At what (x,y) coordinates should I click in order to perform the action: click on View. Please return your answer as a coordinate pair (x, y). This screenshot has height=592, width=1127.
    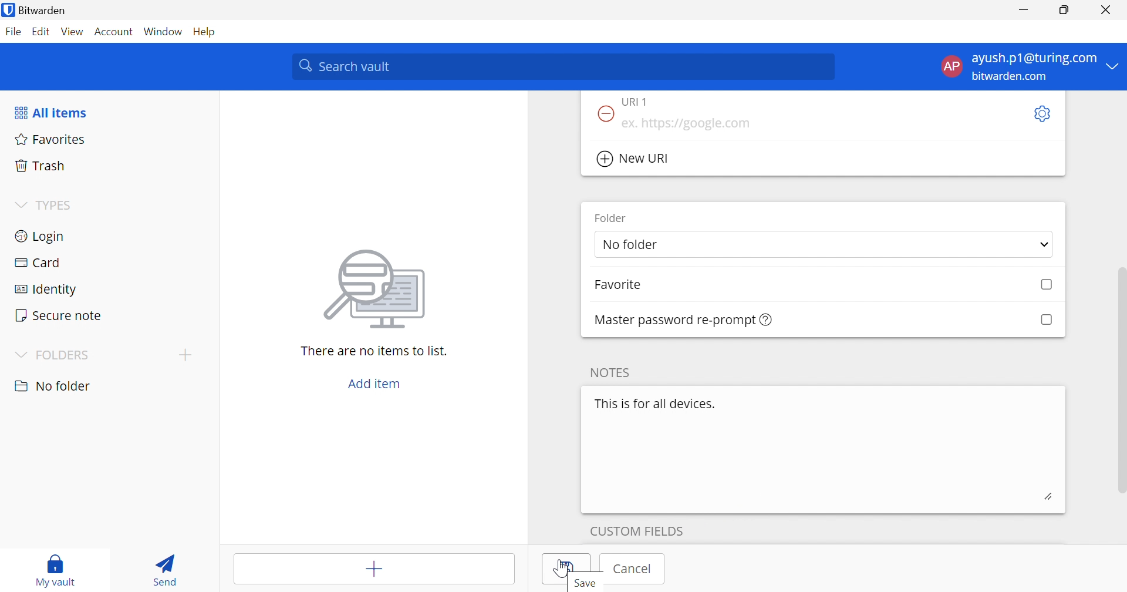
    Looking at the image, I should click on (72, 31).